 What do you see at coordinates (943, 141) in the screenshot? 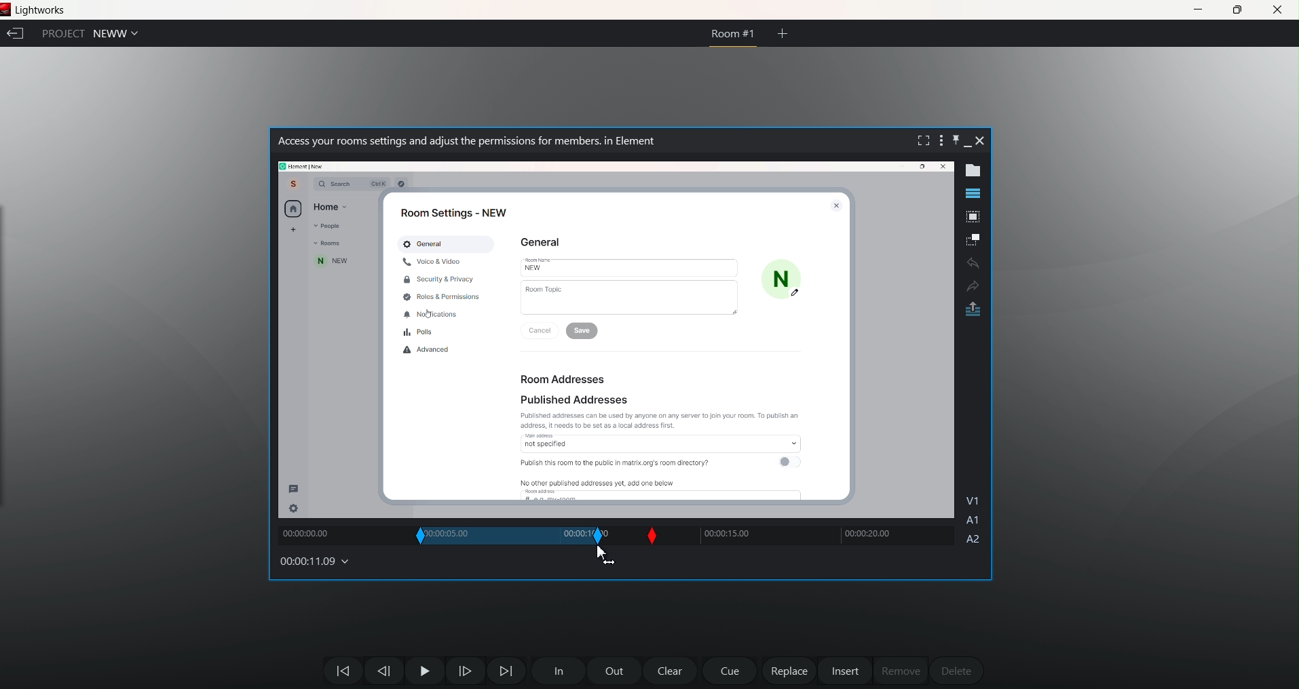
I see `show setting menu` at bounding box center [943, 141].